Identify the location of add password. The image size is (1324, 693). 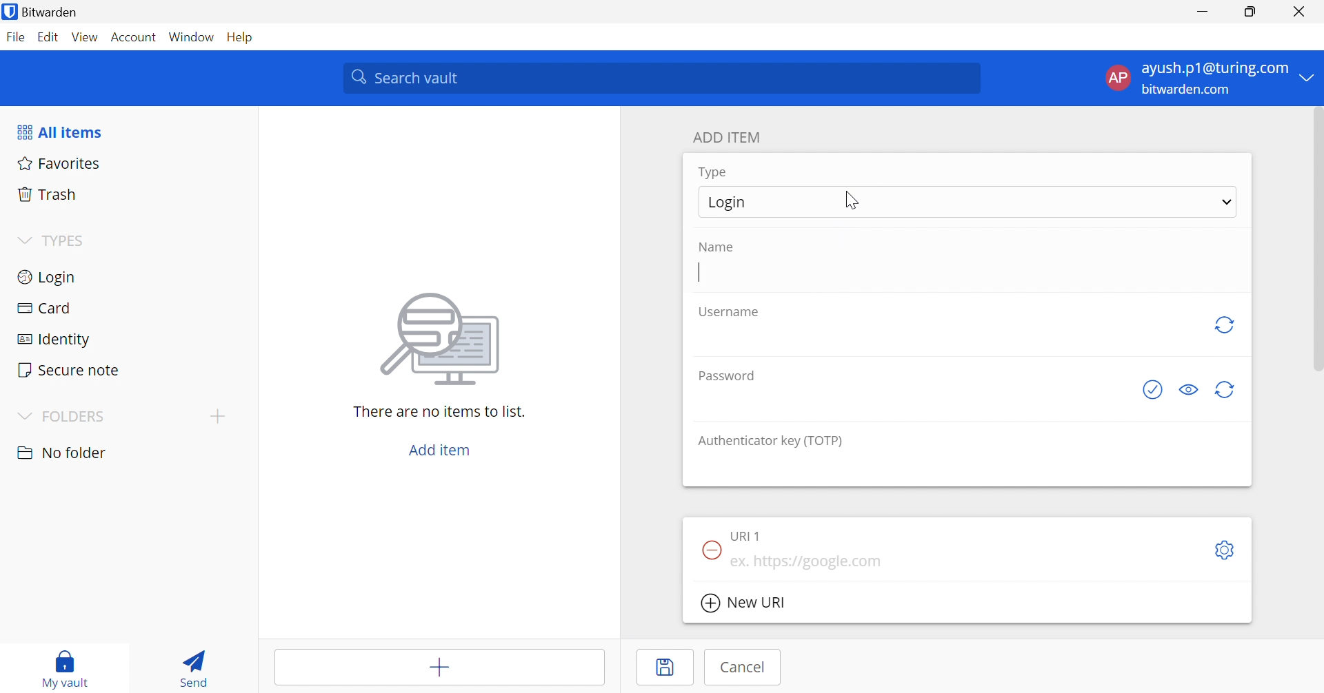
(912, 402).